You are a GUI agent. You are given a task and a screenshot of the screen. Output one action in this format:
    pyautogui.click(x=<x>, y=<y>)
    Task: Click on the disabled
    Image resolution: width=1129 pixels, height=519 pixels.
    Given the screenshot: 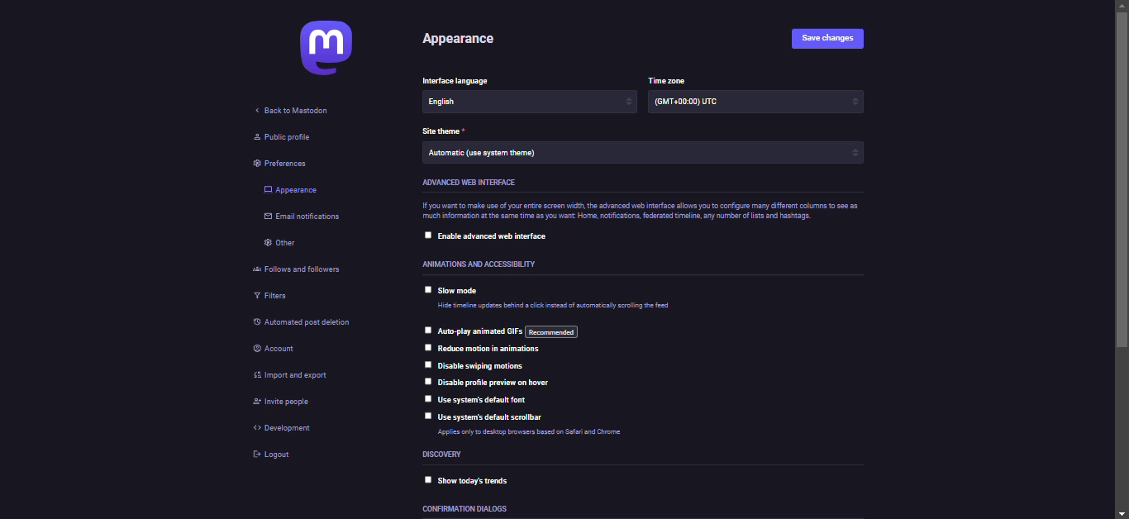 What is the action you would take?
    pyautogui.click(x=427, y=479)
    